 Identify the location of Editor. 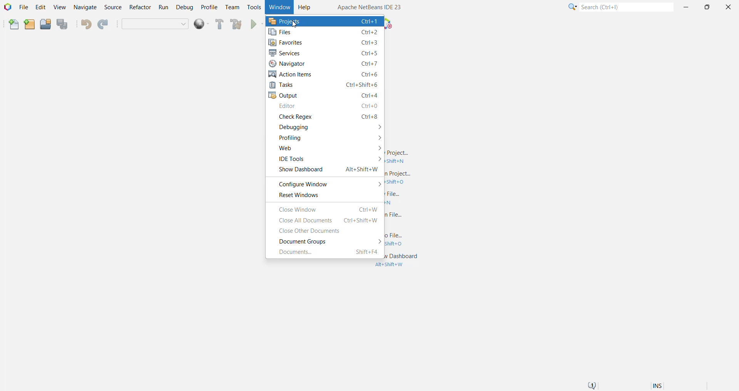
(328, 107).